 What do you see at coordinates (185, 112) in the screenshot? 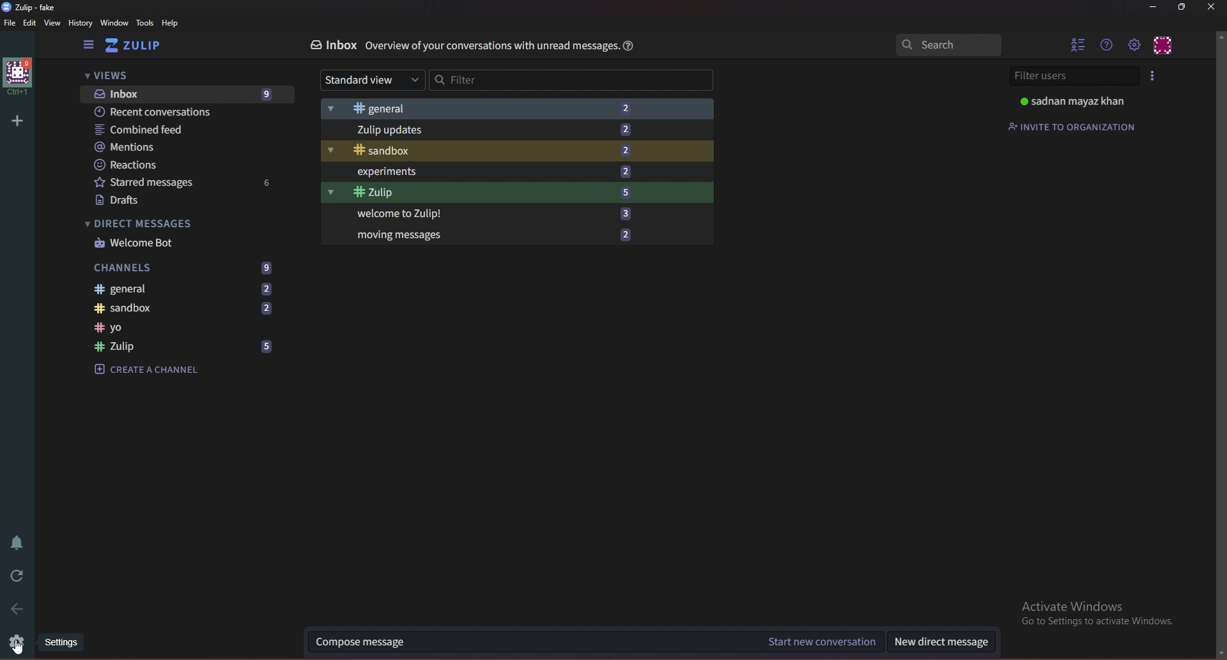
I see `Recent conversations` at bounding box center [185, 112].